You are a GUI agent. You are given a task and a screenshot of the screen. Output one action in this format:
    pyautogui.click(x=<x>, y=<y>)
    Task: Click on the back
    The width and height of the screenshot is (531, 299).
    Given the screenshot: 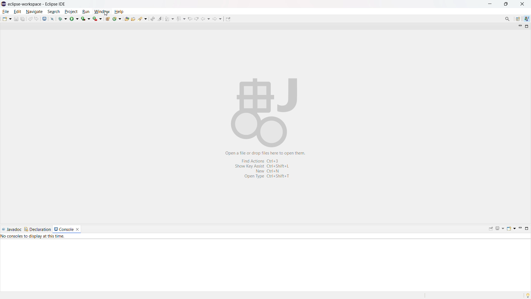 What is the action you would take?
    pyautogui.click(x=206, y=18)
    